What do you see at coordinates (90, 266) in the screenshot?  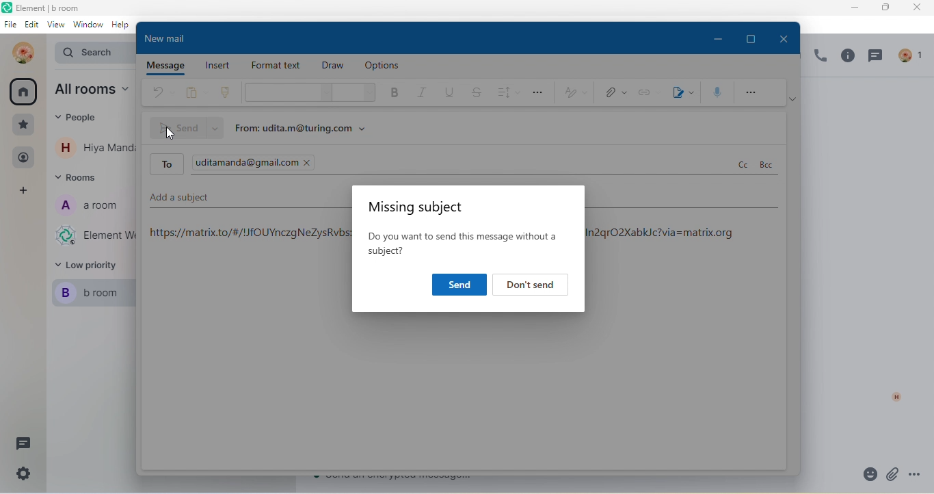 I see `low priority` at bounding box center [90, 266].